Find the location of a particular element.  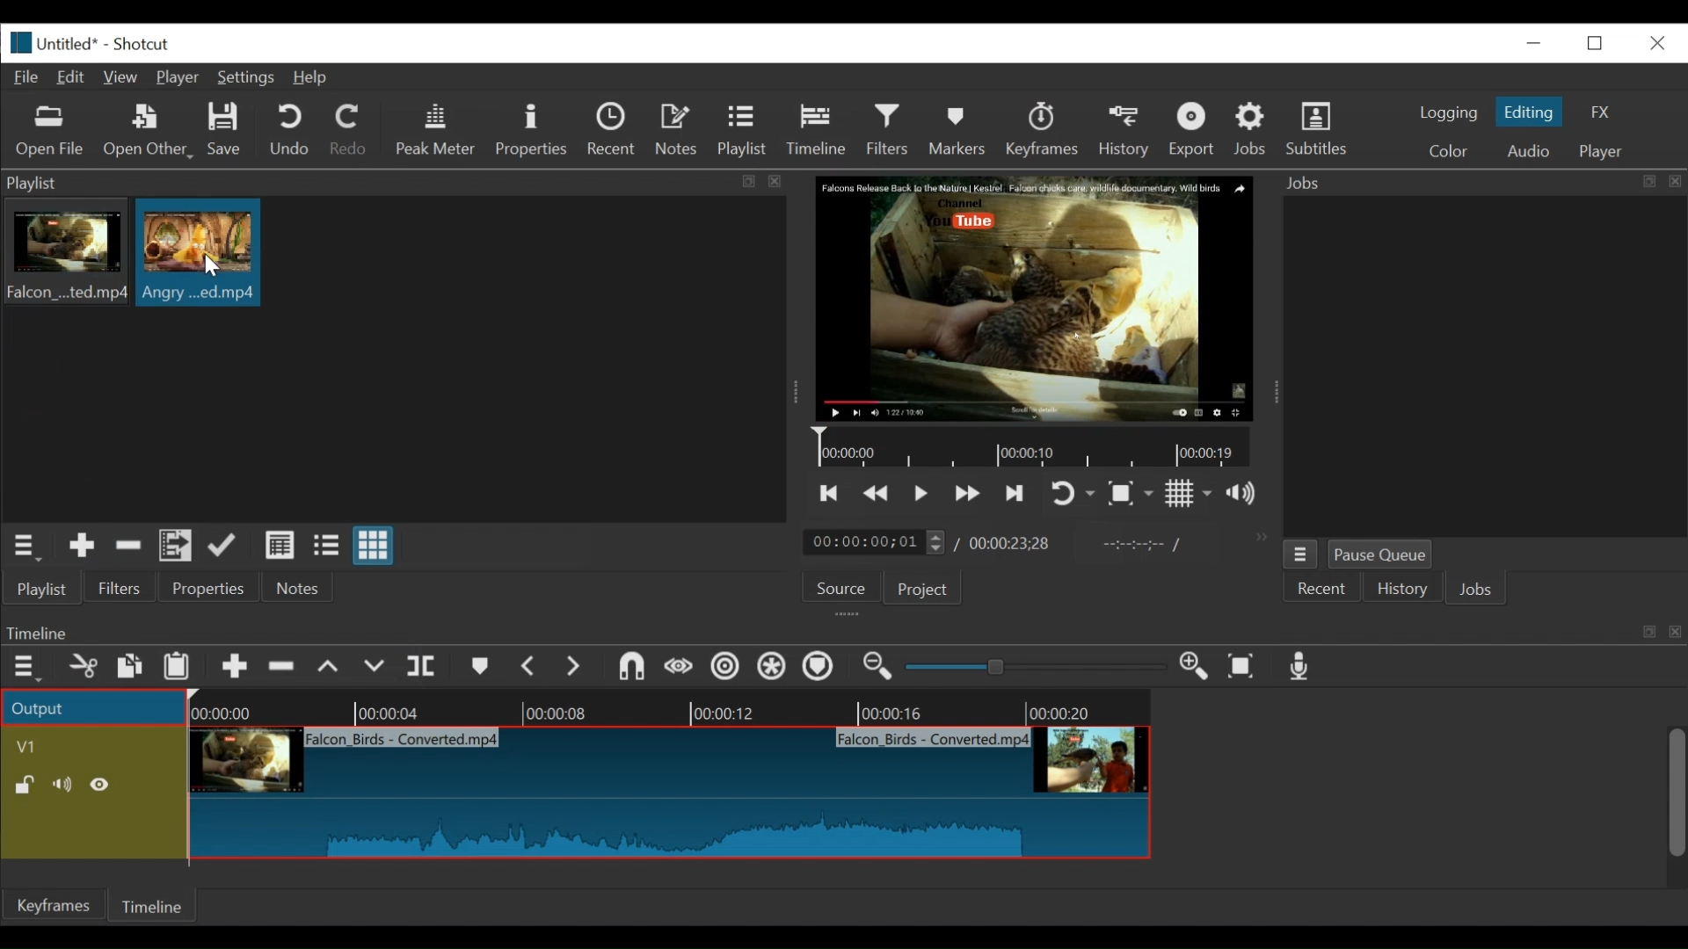

Zoom timeline in is located at coordinates (875, 669).